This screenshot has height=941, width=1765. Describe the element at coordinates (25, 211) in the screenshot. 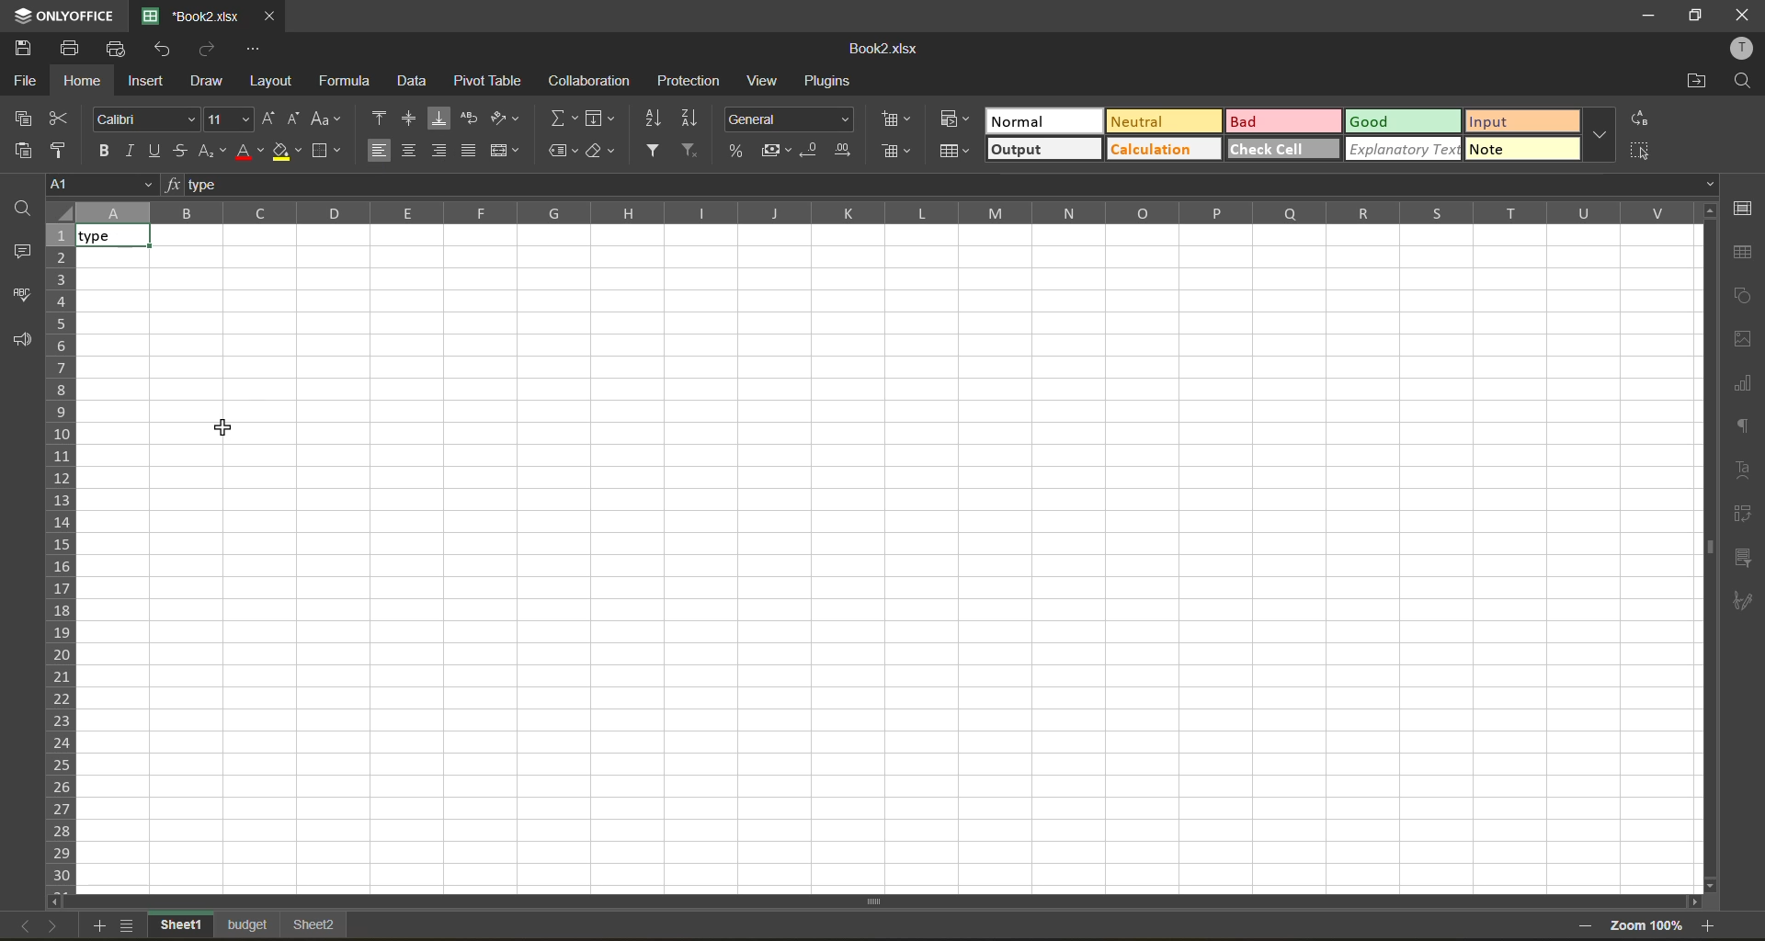

I see `find` at that location.